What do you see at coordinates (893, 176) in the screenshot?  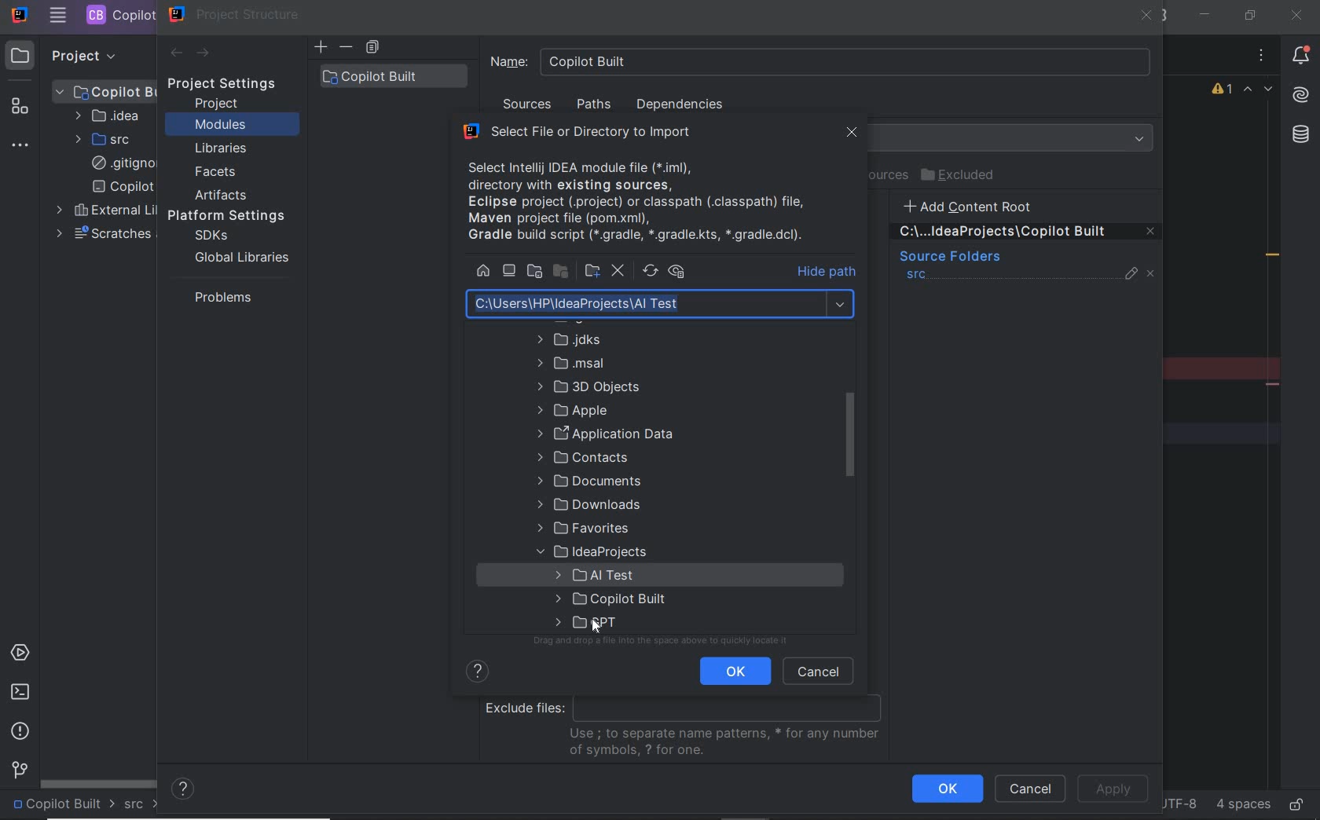 I see `test resources` at bounding box center [893, 176].